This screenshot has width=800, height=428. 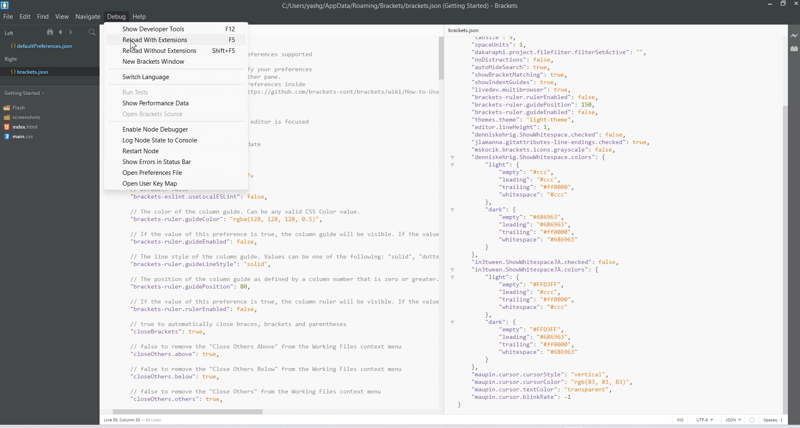 I want to click on Line 36, Column 13- 60 lines, so click(x=137, y=420).